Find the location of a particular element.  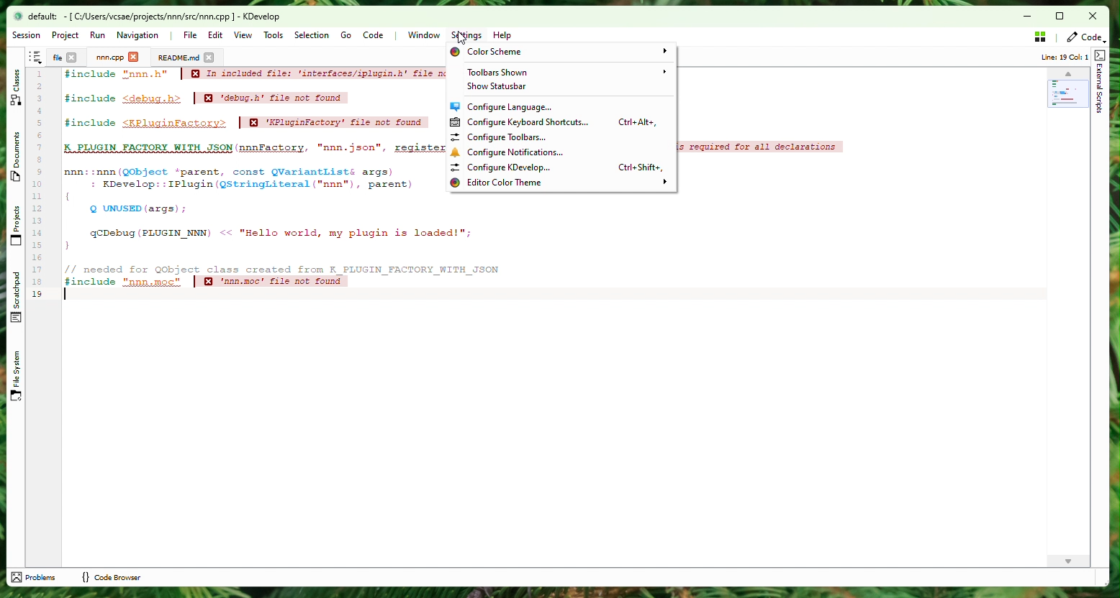

4 is located at coordinates (40, 111).